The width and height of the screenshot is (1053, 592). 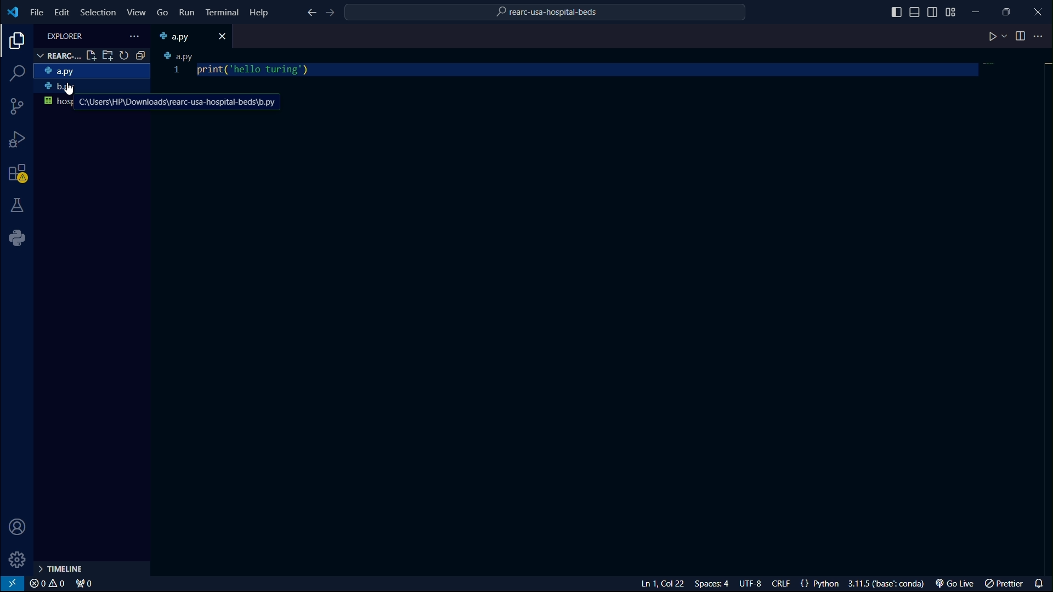 What do you see at coordinates (61, 12) in the screenshot?
I see `edit menu` at bounding box center [61, 12].